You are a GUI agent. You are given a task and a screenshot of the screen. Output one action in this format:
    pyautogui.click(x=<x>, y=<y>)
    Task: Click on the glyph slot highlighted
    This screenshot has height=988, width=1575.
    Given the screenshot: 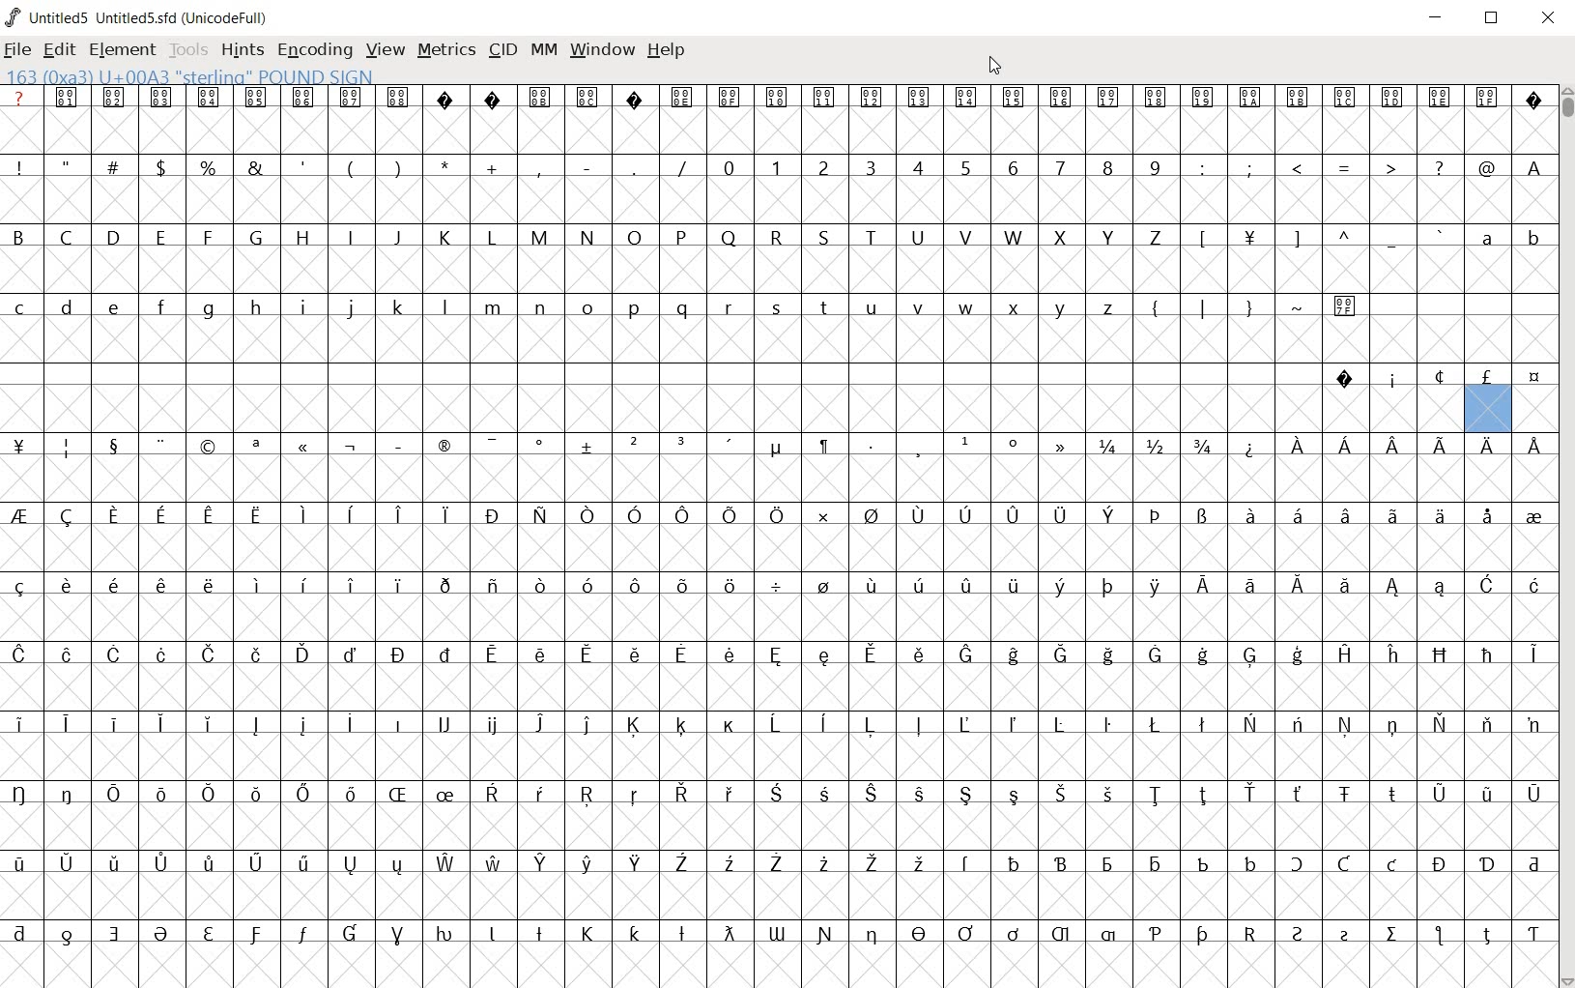 What is the action you would take?
    pyautogui.click(x=1489, y=410)
    